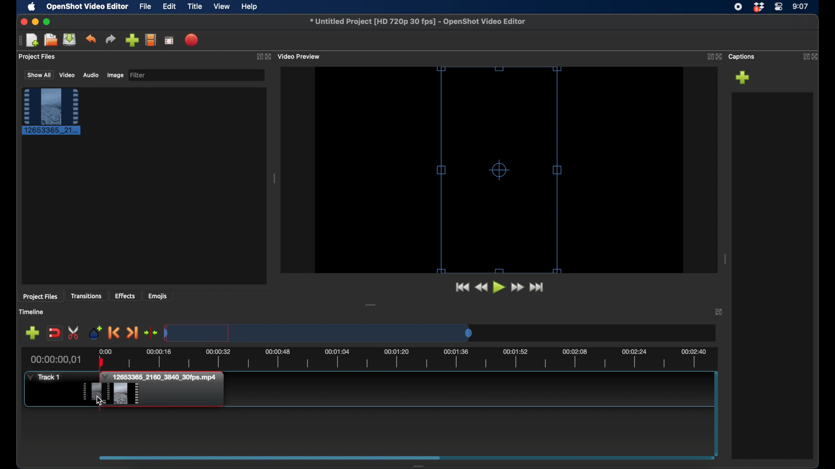 The width and height of the screenshot is (835, 469). What do you see at coordinates (146, 7) in the screenshot?
I see `file` at bounding box center [146, 7].